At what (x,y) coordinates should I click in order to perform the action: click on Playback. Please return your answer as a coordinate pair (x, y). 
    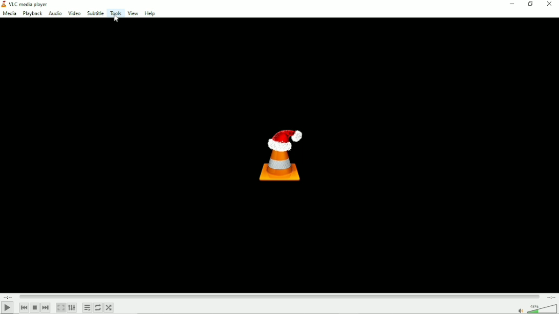
    Looking at the image, I should click on (32, 14).